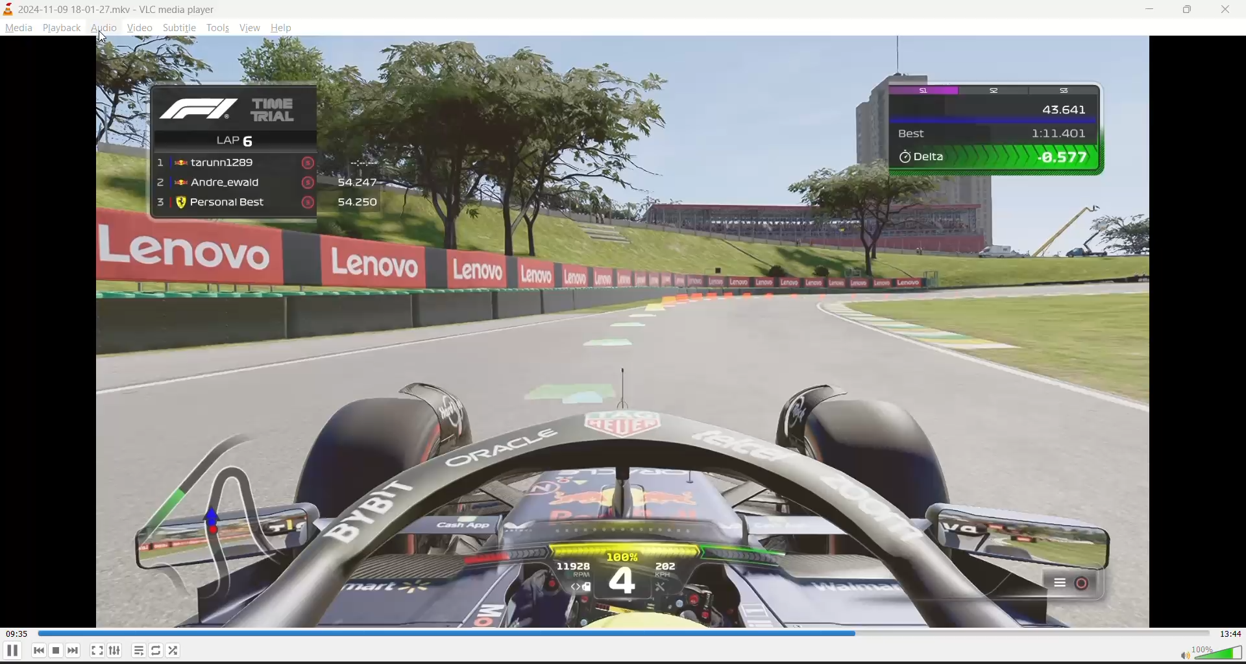  Describe the element at coordinates (102, 37) in the screenshot. I see `cursor` at that location.